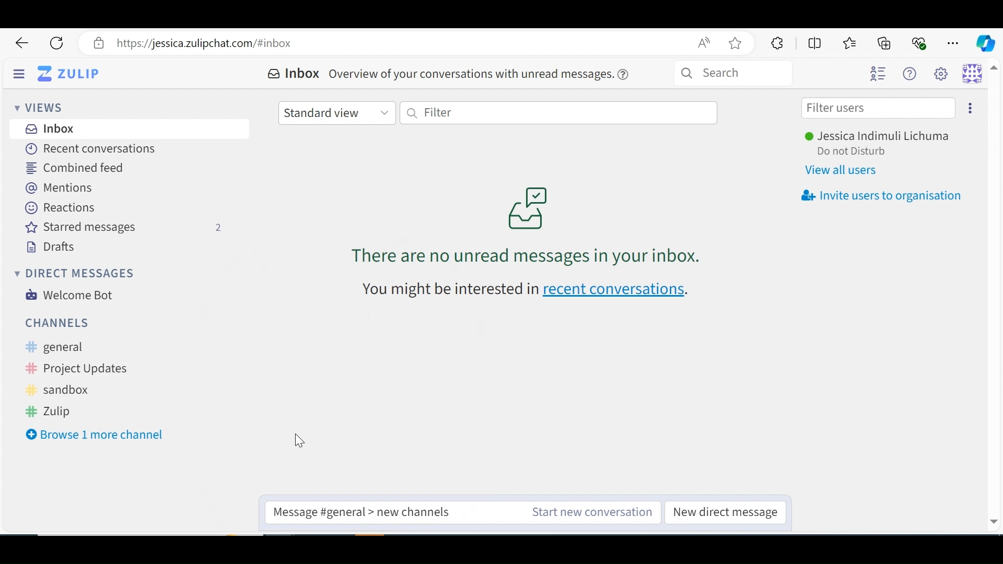 The width and height of the screenshot is (1003, 564). I want to click on Views, so click(38, 107).